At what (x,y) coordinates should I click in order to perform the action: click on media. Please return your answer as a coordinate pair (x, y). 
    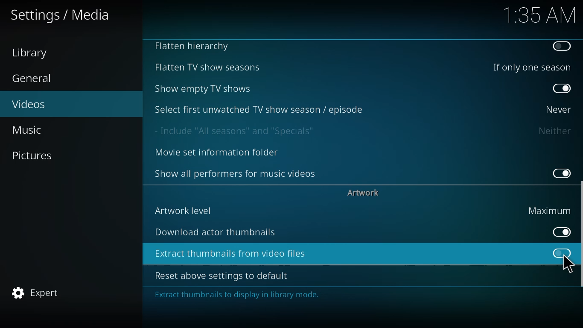
    Looking at the image, I should click on (61, 16).